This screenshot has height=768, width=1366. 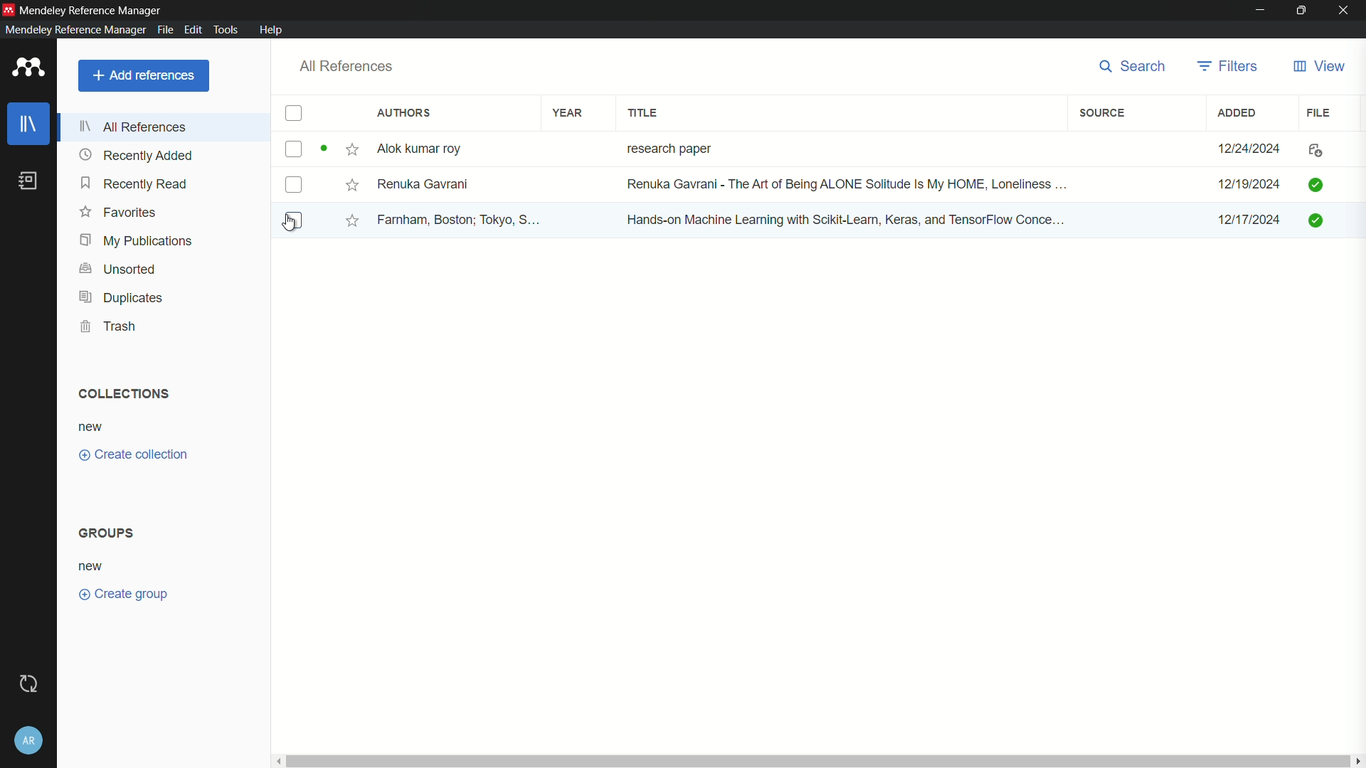 I want to click on checkbox, so click(x=294, y=186).